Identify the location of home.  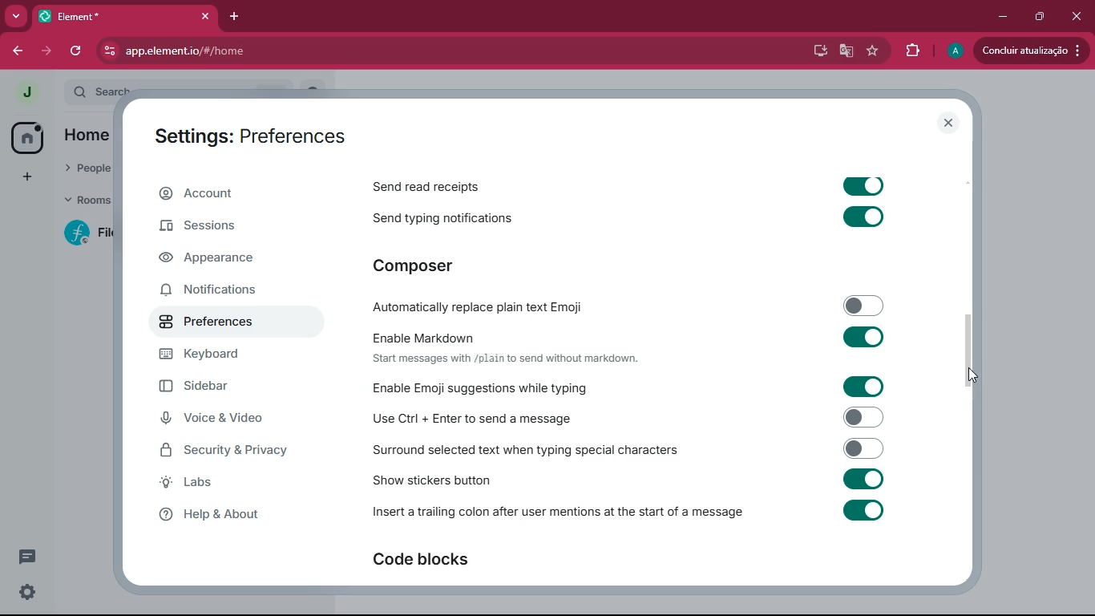
(26, 137).